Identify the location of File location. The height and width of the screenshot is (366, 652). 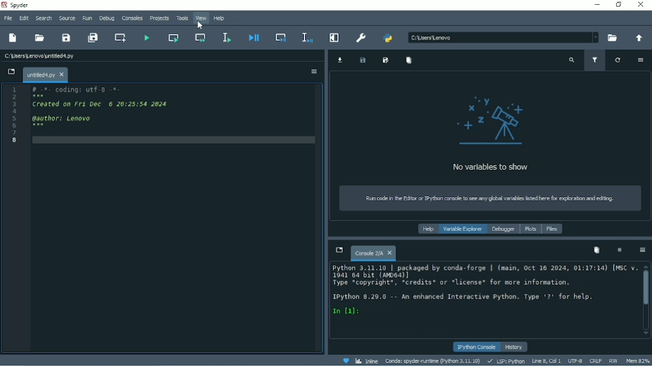
(502, 38).